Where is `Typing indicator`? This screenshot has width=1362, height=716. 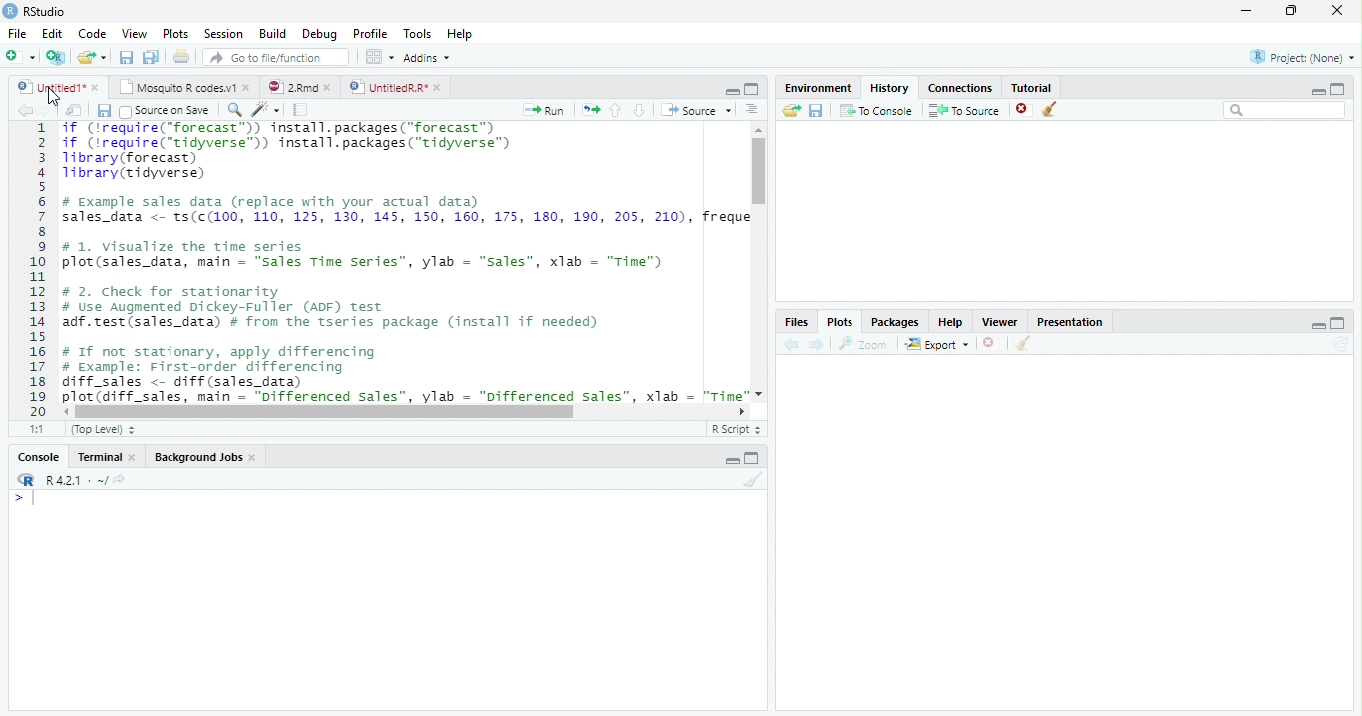
Typing indicator is located at coordinates (28, 501).